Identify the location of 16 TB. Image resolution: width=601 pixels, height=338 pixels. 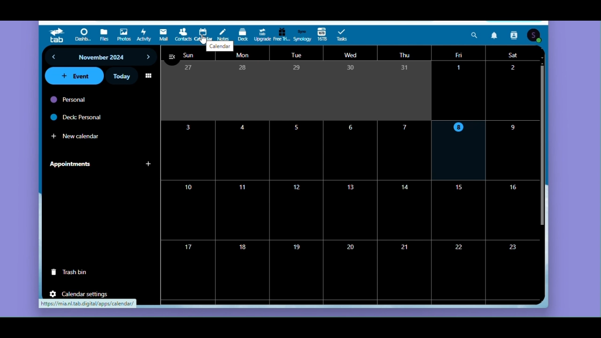
(322, 35).